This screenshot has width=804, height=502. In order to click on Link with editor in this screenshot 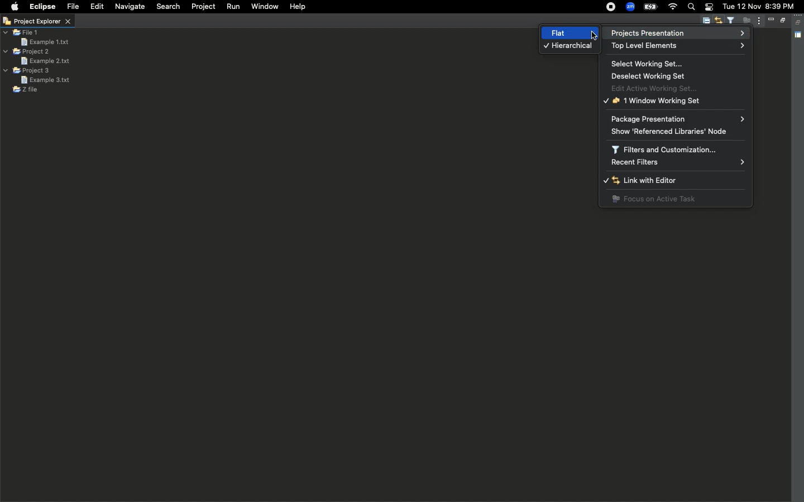, I will do `click(720, 21)`.